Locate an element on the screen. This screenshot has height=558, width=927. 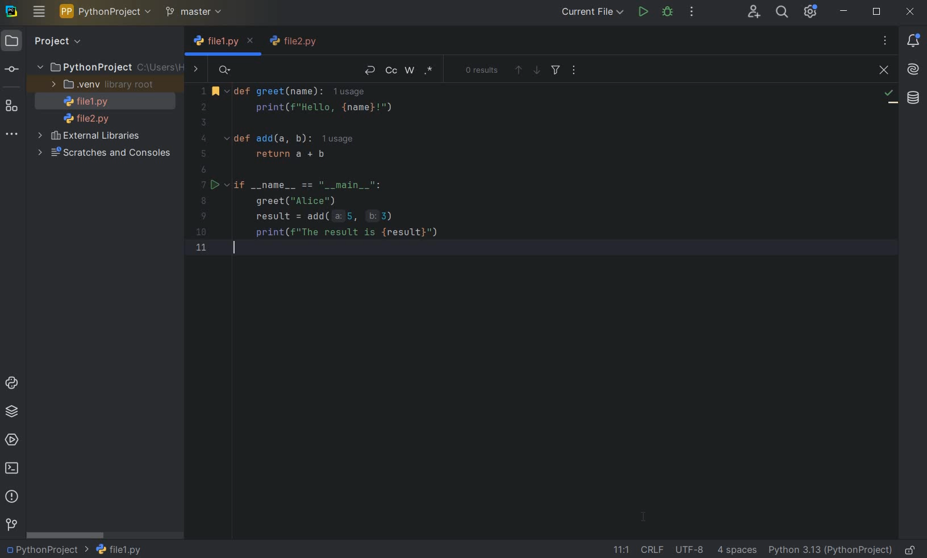
CURRENT INTERPRETER is located at coordinates (830, 551).